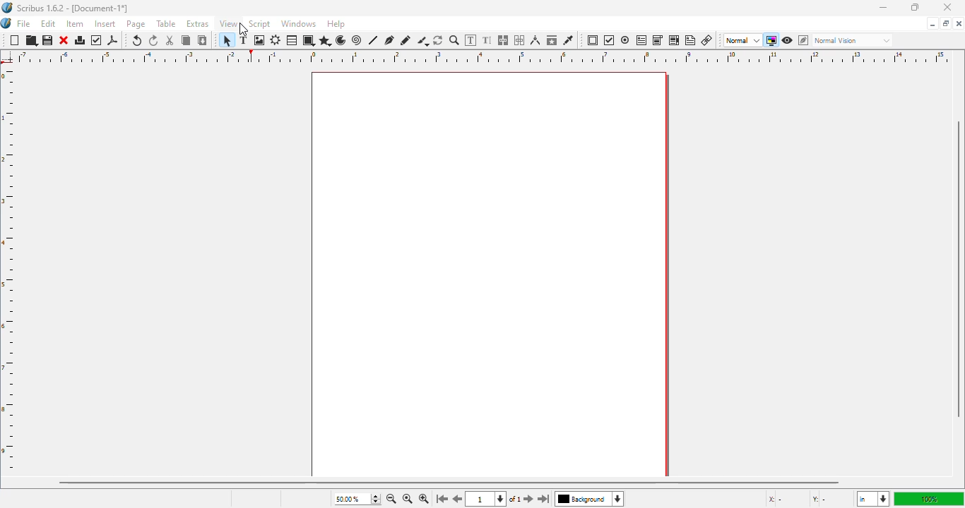  What do you see at coordinates (609, 41) in the screenshot?
I see `PDF check box` at bounding box center [609, 41].